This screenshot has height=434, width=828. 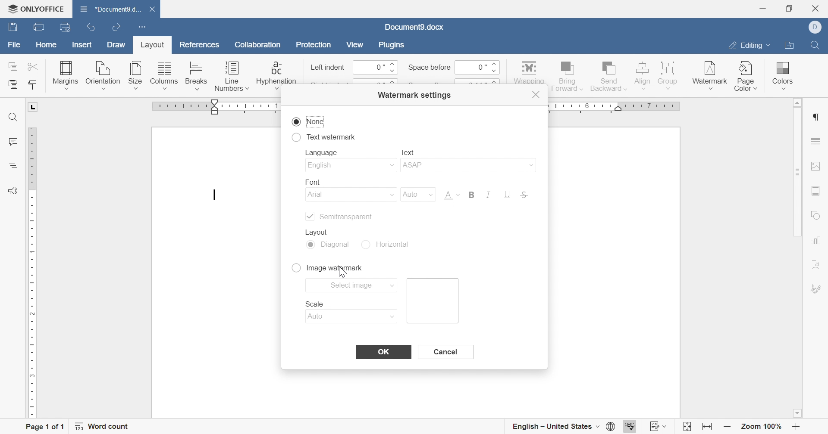 What do you see at coordinates (259, 47) in the screenshot?
I see `collaboration` at bounding box center [259, 47].